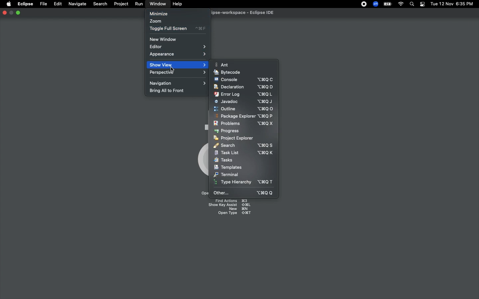 The width and height of the screenshot is (479, 299). I want to click on Minimize, so click(18, 12).